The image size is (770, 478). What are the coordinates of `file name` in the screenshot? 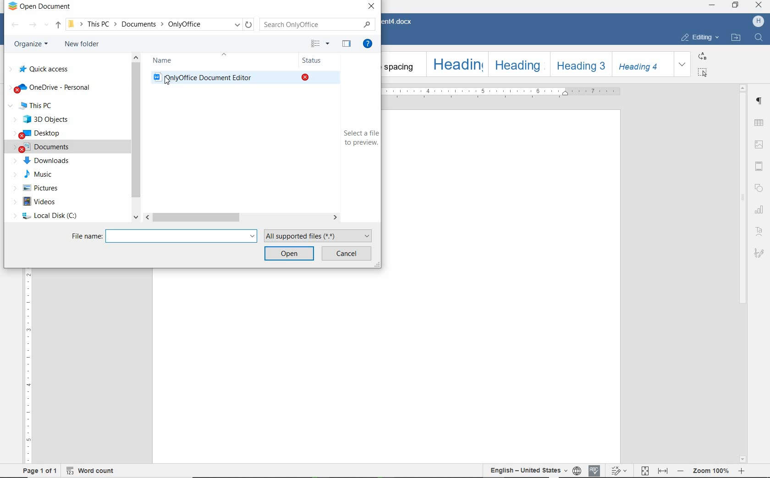 It's located at (165, 236).